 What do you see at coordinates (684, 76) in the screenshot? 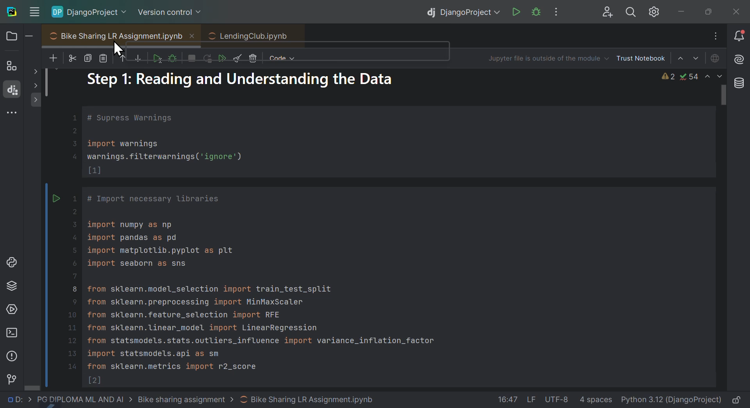
I see `Warnings and issues` at bounding box center [684, 76].